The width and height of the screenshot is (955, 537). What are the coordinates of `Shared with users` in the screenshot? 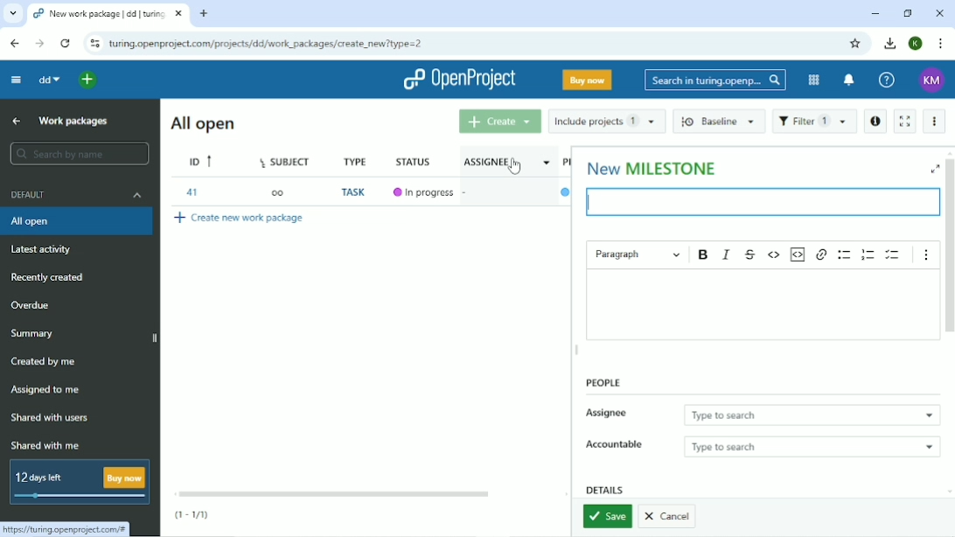 It's located at (50, 419).